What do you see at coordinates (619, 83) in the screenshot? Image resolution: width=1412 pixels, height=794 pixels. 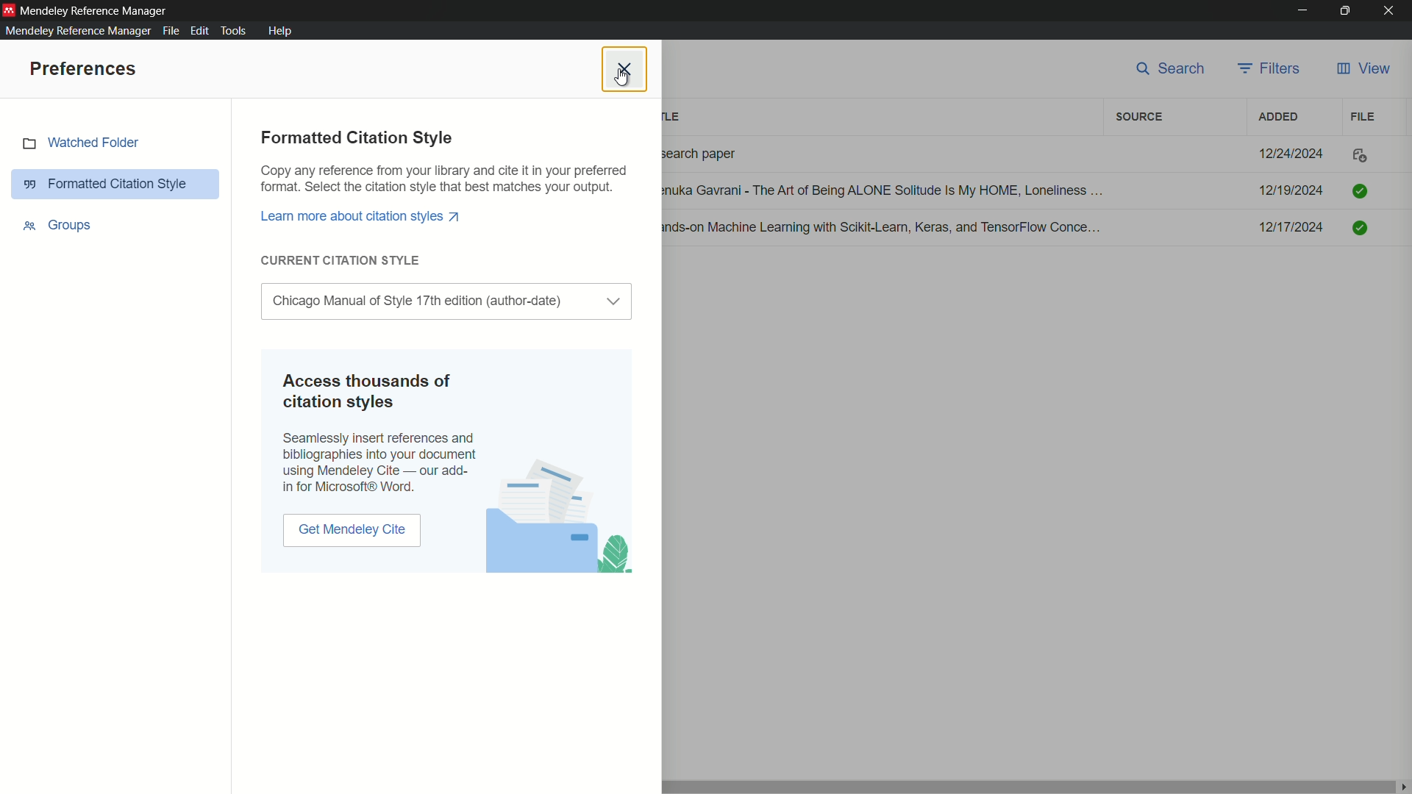 I see `cursor` at bounding box center [619, 83].